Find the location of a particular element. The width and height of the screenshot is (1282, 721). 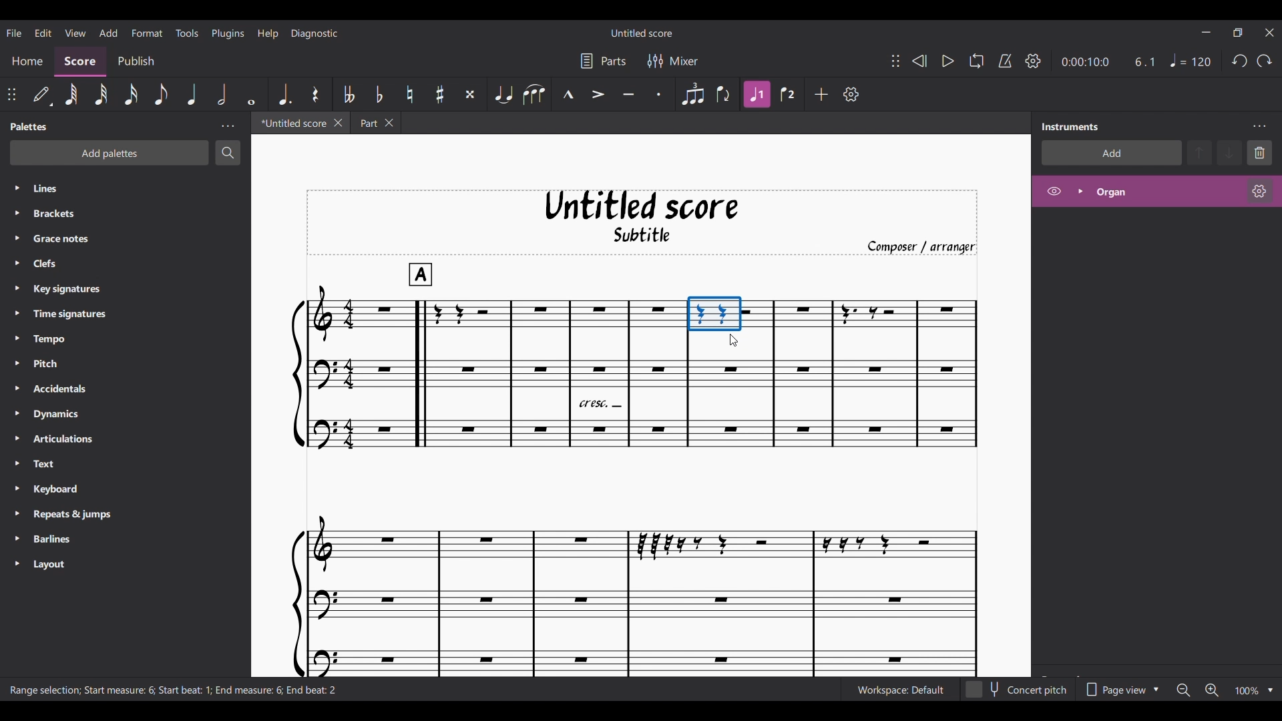

Score name is located at coordinates (643, 32).